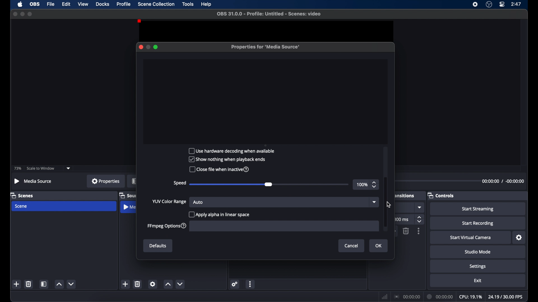  I want to click on ffmpeg options, so click(168, 226).